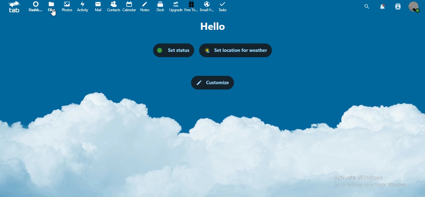 Image resolution: width=425 pixels, height=197 pixels. I want to click on mail, so click(99, 6).